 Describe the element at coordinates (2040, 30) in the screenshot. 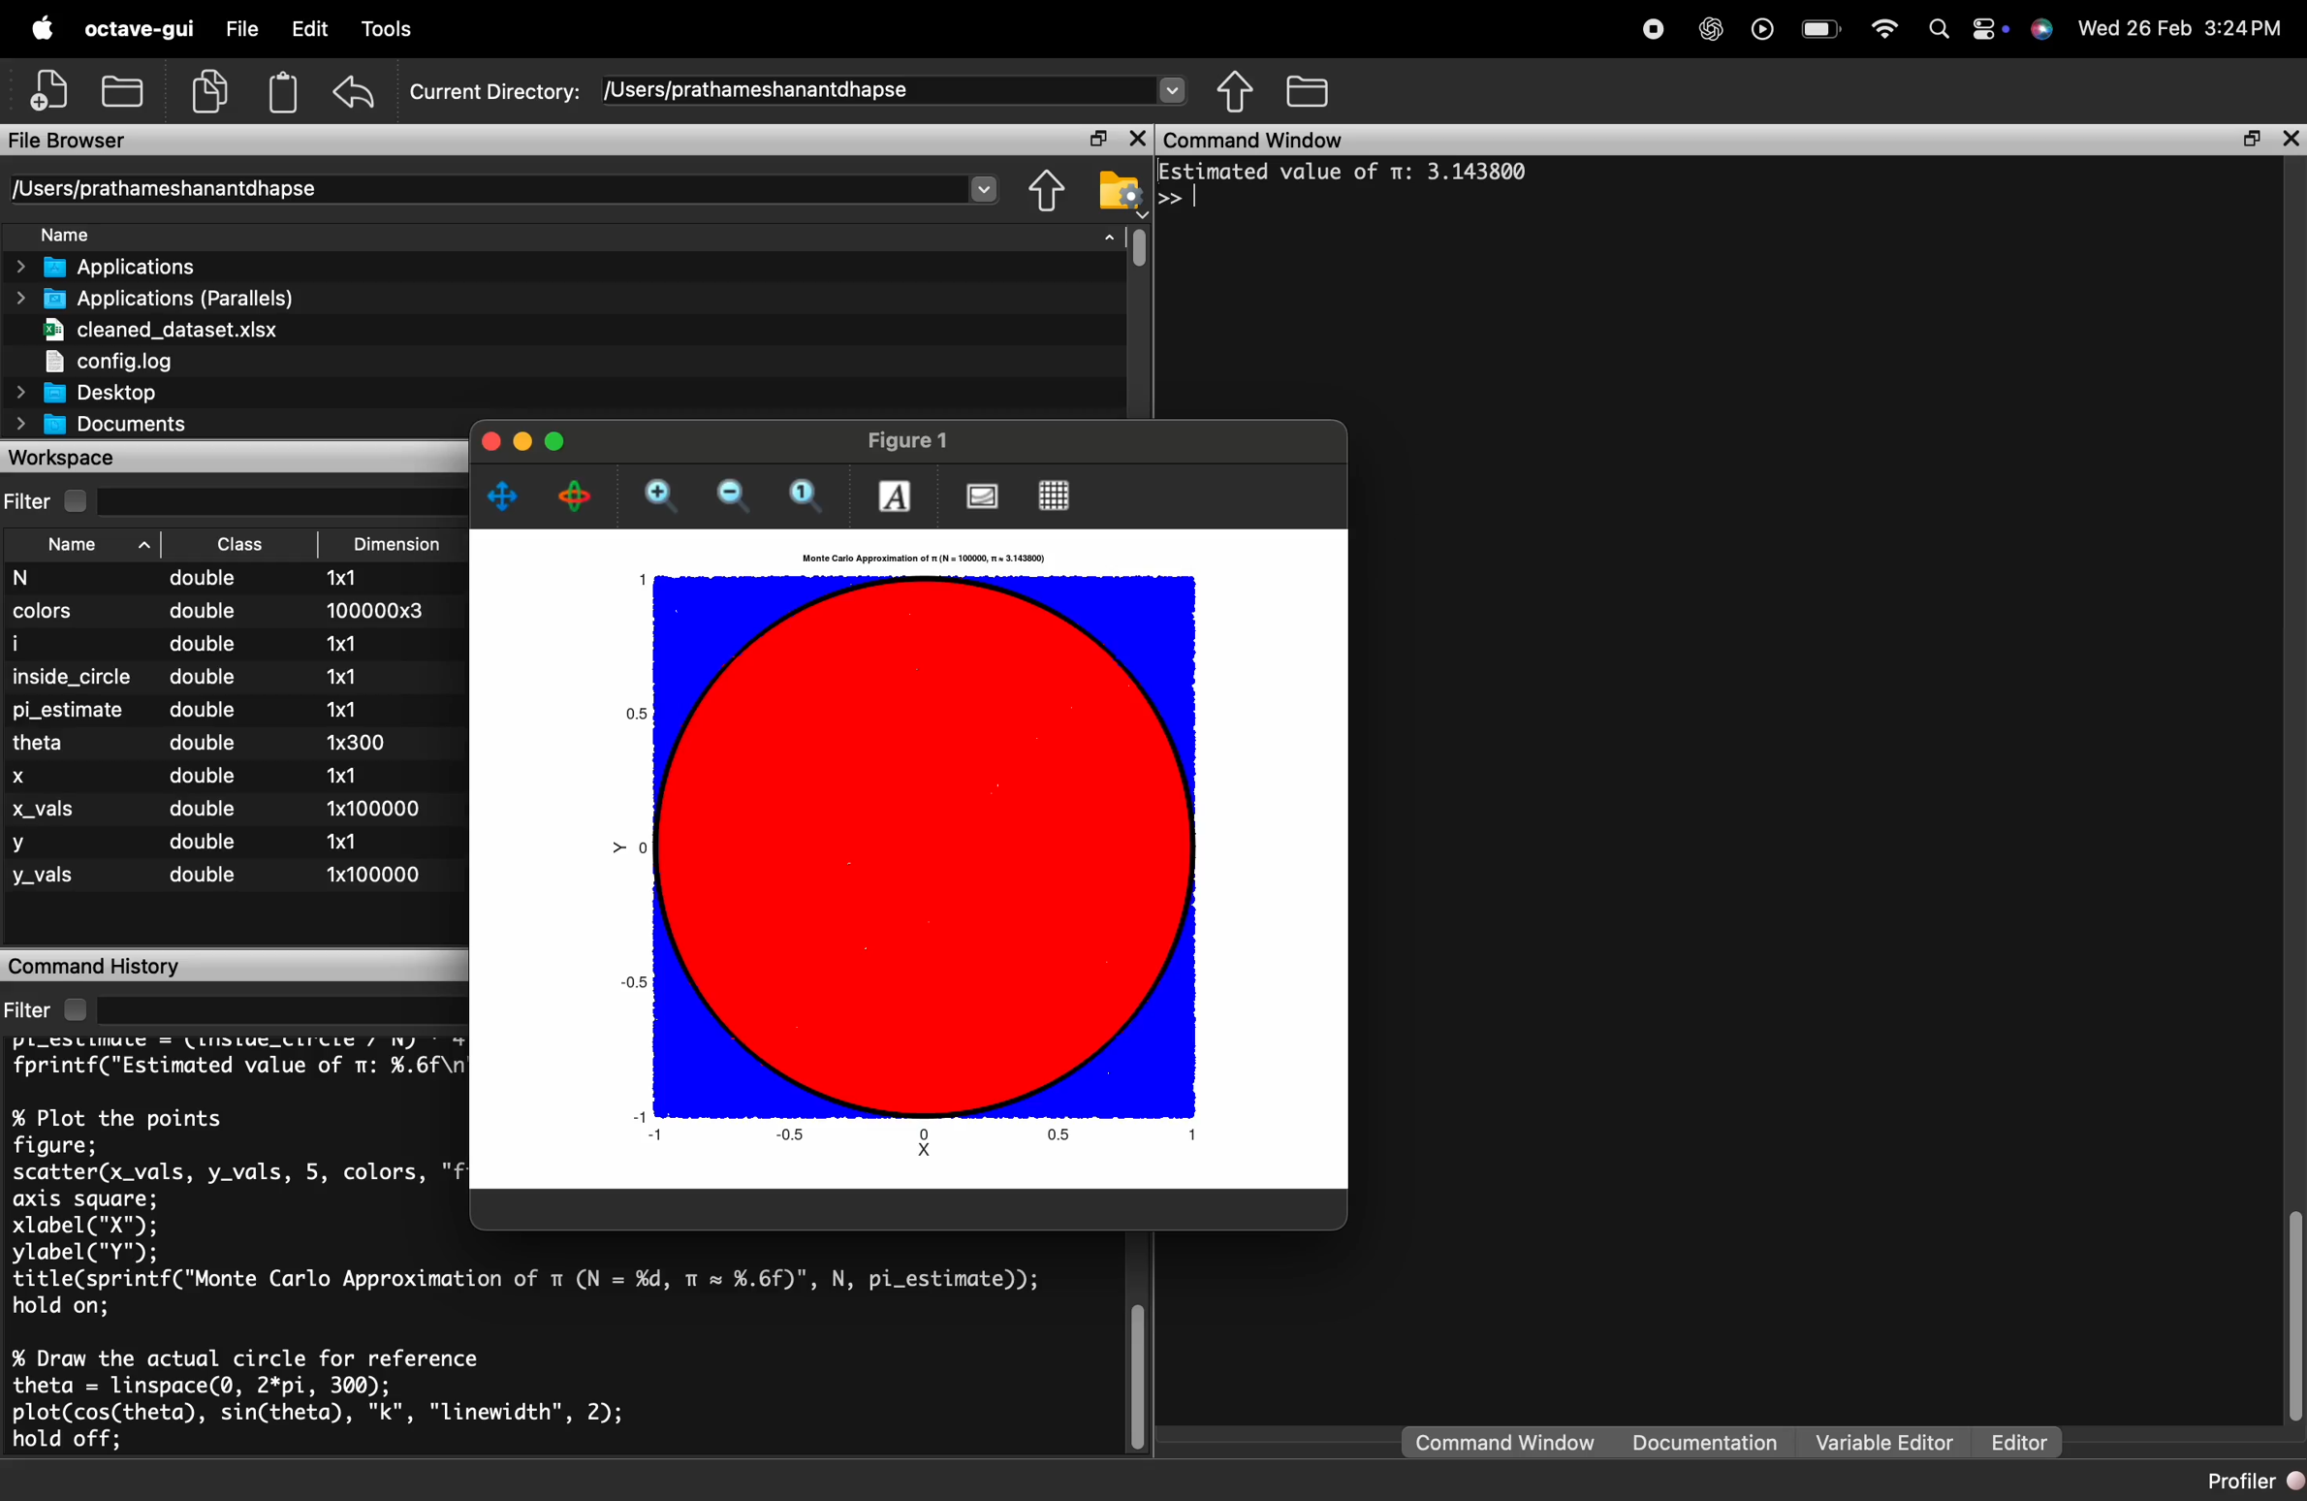

I see `siri` at that location.